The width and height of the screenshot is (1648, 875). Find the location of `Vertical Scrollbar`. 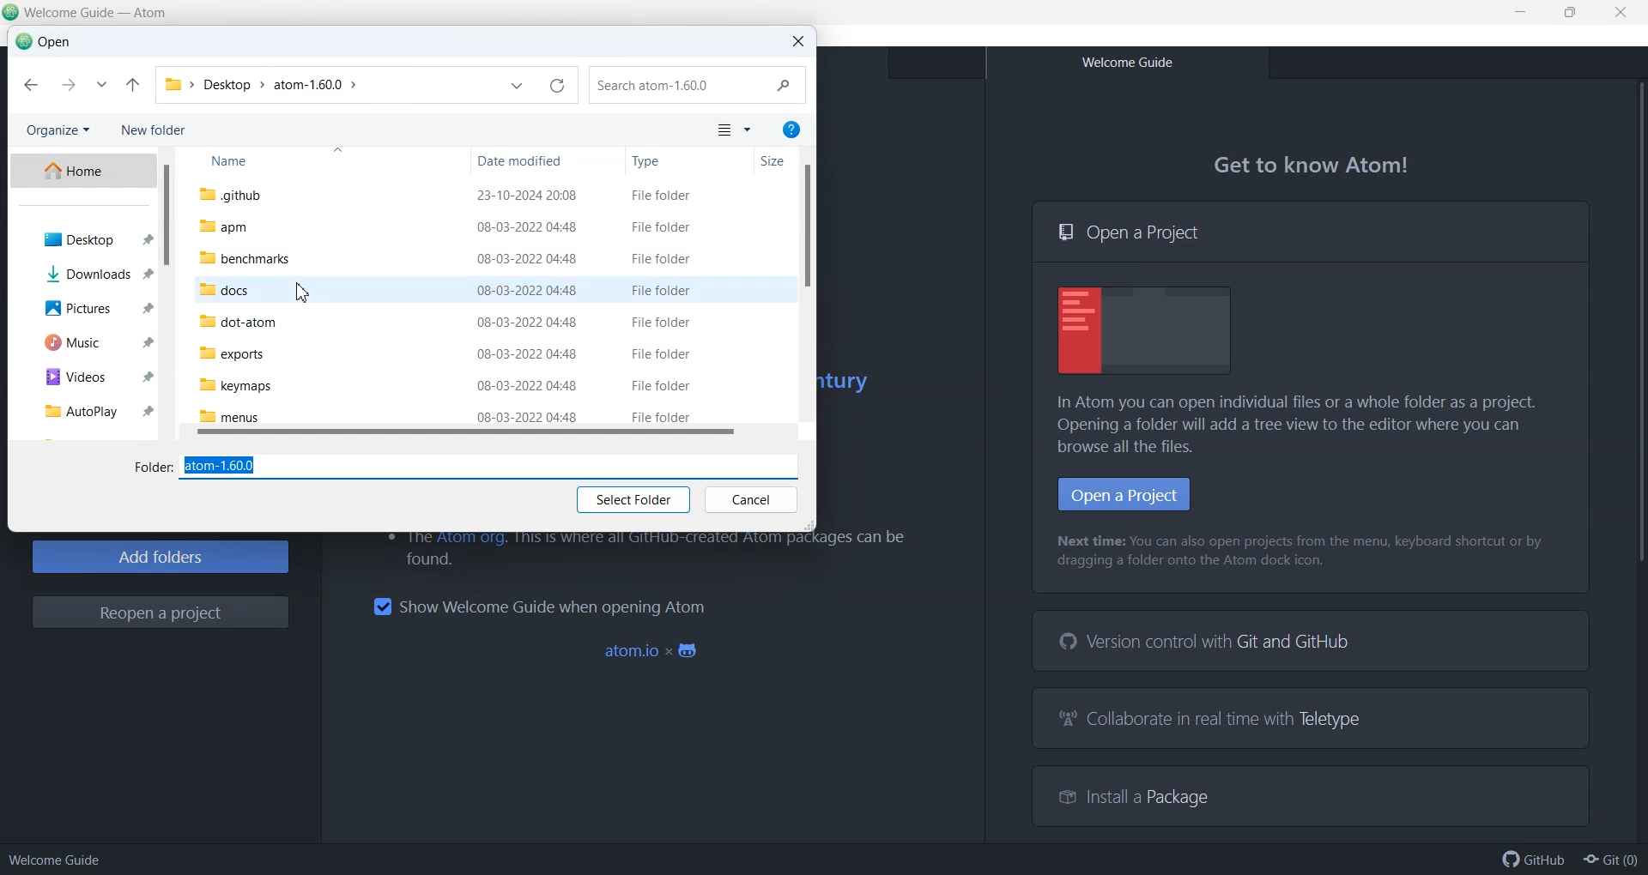

Vertical Scrollbar is located at coordinates (1634, 458).